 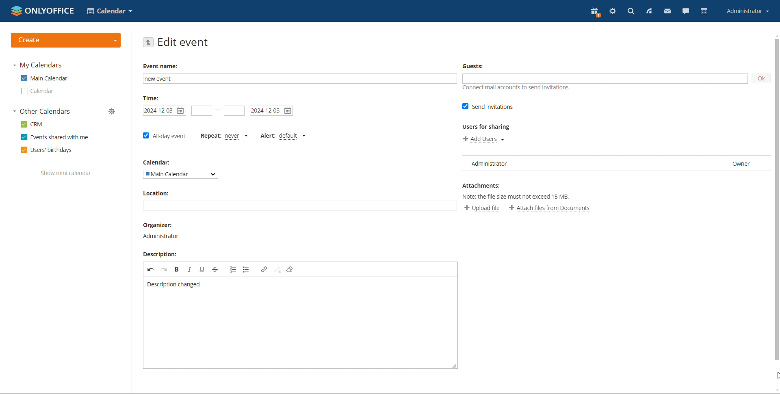 I want to click on scroll down, so click(x=775, y=391).